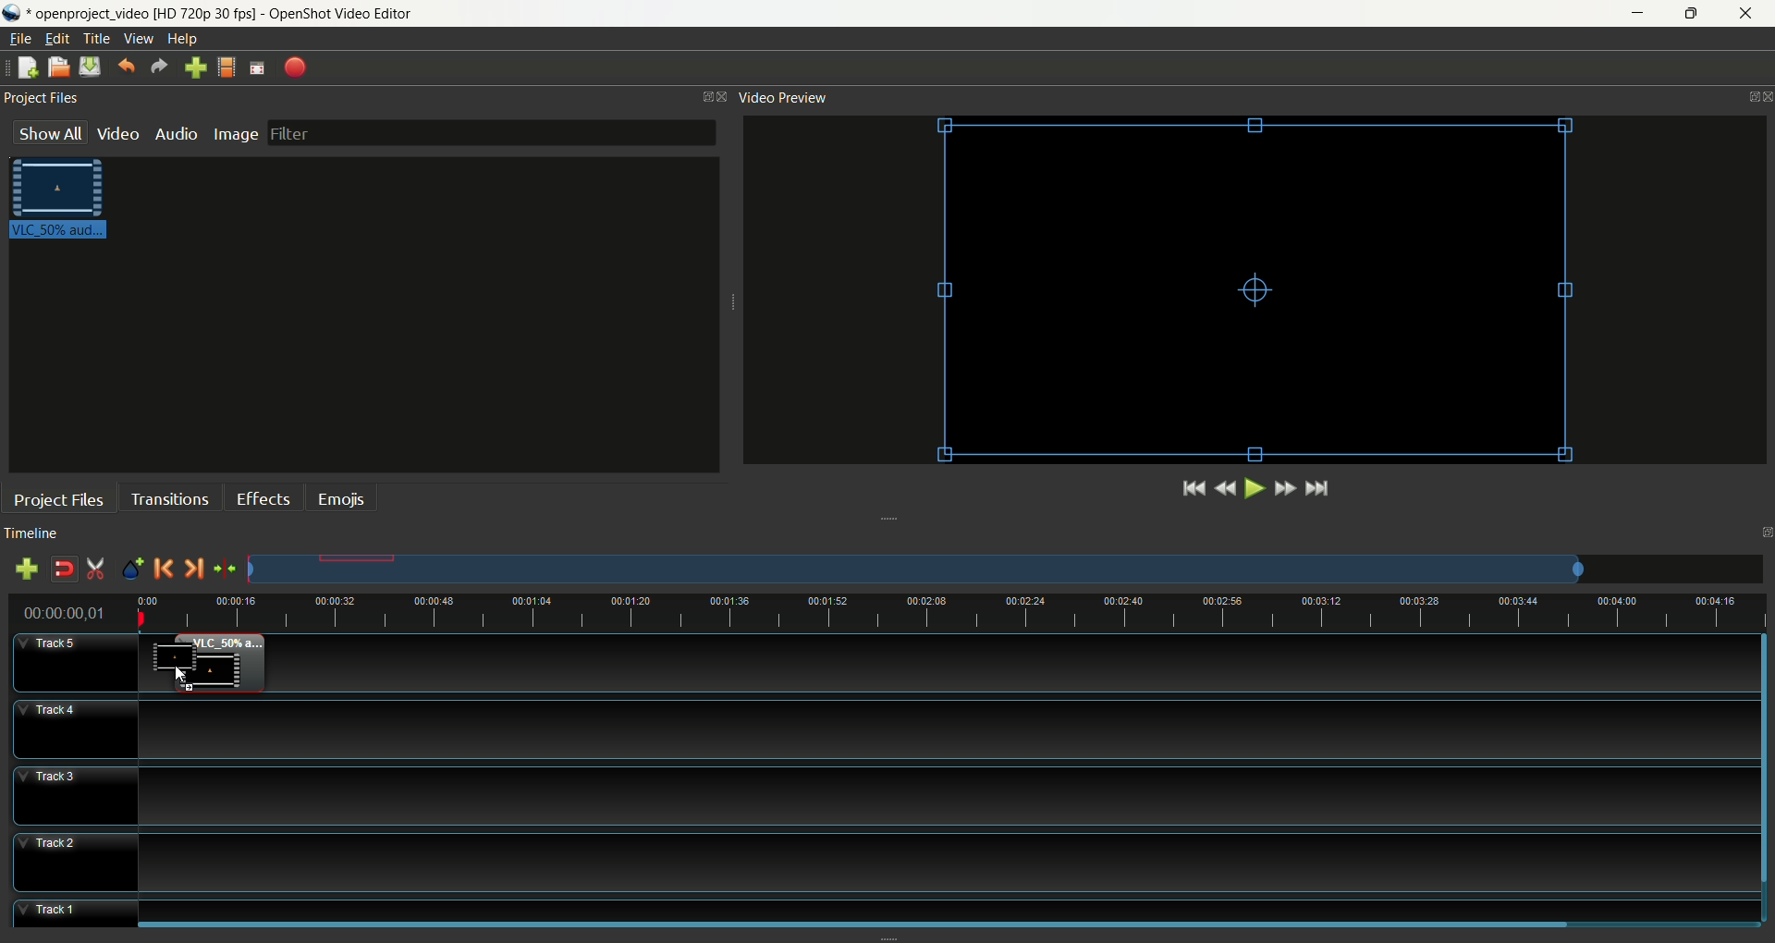 The width and height of the screenshot is (1775, 943). What do you see at coordinates (235, 135) in the screenshot?
I see `image` at bounding box center [235, 135].